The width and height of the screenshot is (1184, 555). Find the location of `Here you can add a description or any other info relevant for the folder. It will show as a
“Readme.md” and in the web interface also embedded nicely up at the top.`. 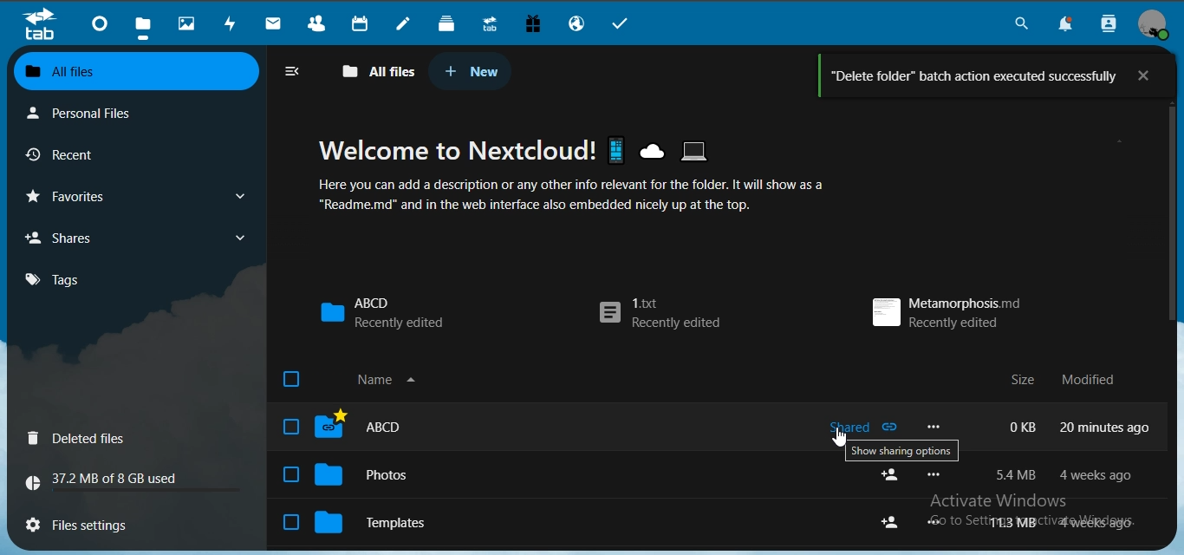

Here you can add a description or any other info relevant for the folder. It will show as a
“Readme.md” and in the web interface also embedded nicely up at the top. is located at coordinates (604, 197).